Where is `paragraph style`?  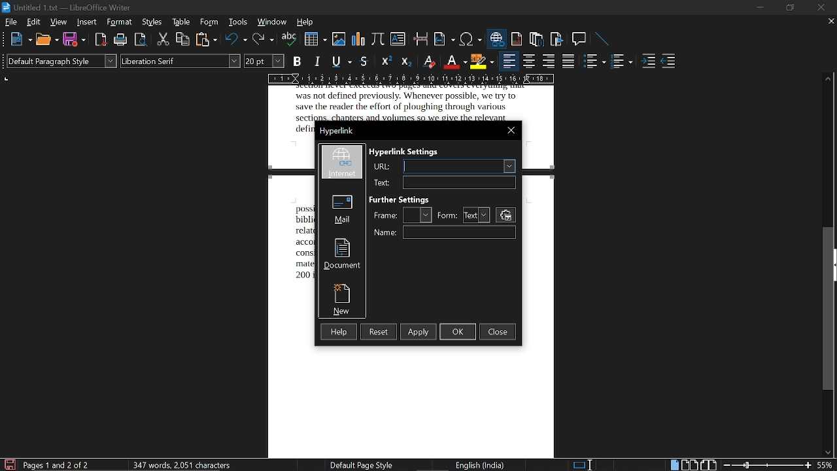
paragraph style is located at coordinates (62, 61).